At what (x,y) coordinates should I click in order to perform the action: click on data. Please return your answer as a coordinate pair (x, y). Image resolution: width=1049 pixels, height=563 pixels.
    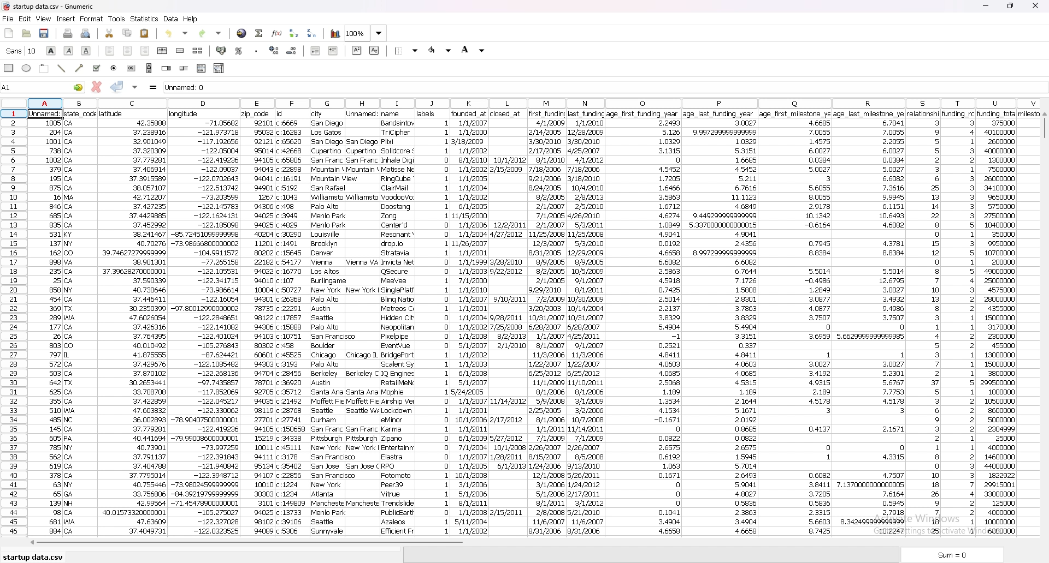
    Looking at the image, I should click on (82, 322).